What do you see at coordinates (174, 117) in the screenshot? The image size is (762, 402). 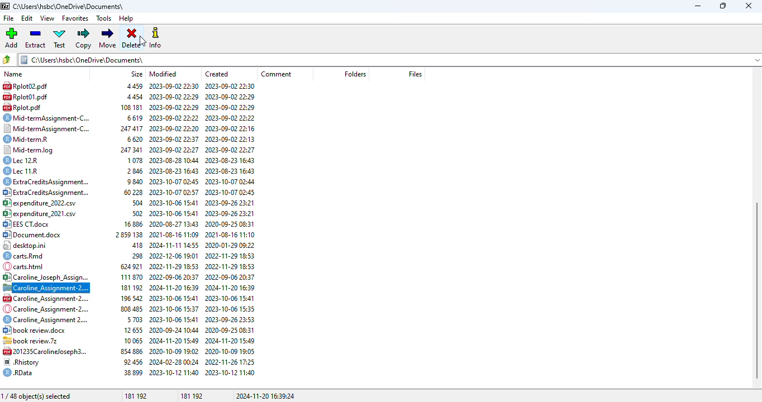 I see `2023-09-02 22:22` at bounding box center [174, 117].